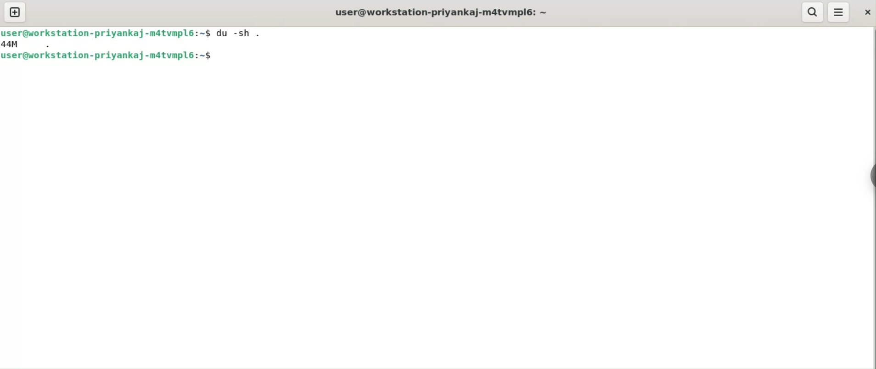 The image size is (876, 369). Describe the element at coordinates (15, 12) in the screenshot. I see `new tab` at that location.